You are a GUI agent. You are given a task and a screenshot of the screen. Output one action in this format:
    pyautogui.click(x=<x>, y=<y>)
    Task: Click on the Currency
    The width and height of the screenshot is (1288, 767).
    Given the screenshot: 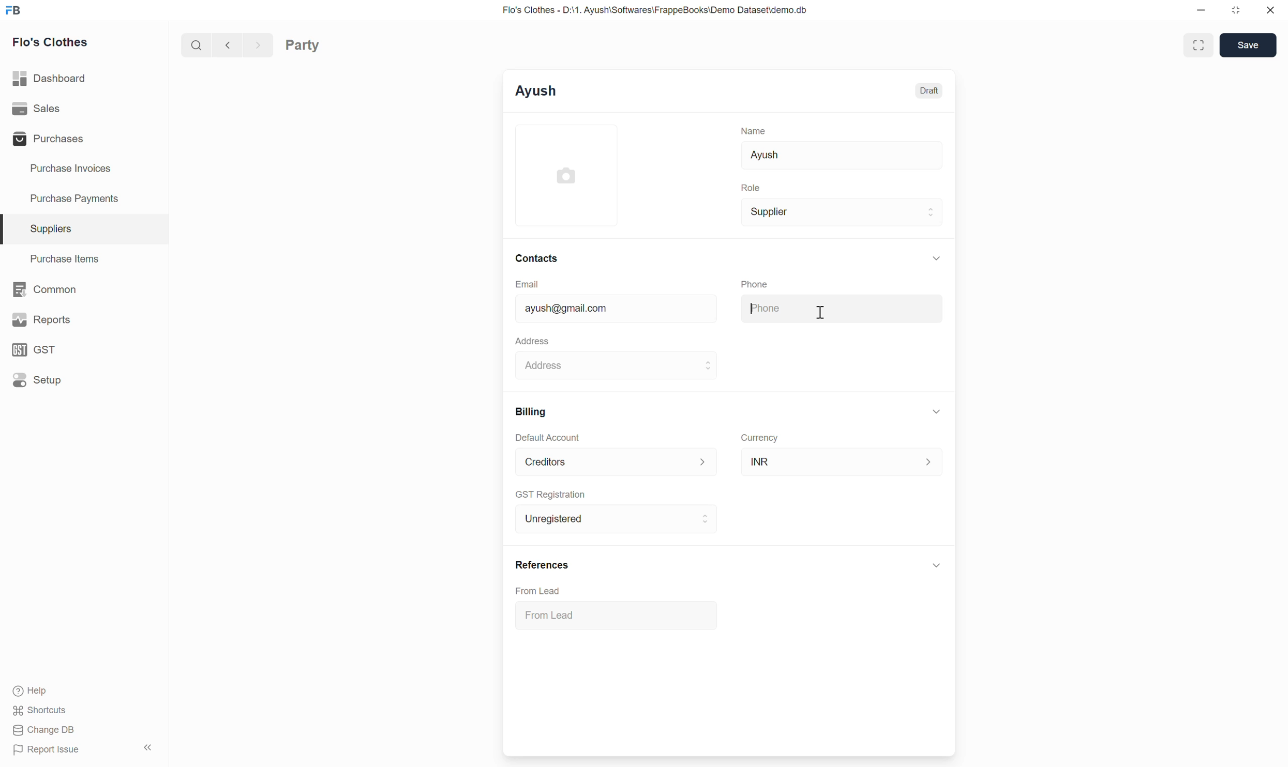 What is the action you would take?
    pyautogui.click(x=760, y=438)
    